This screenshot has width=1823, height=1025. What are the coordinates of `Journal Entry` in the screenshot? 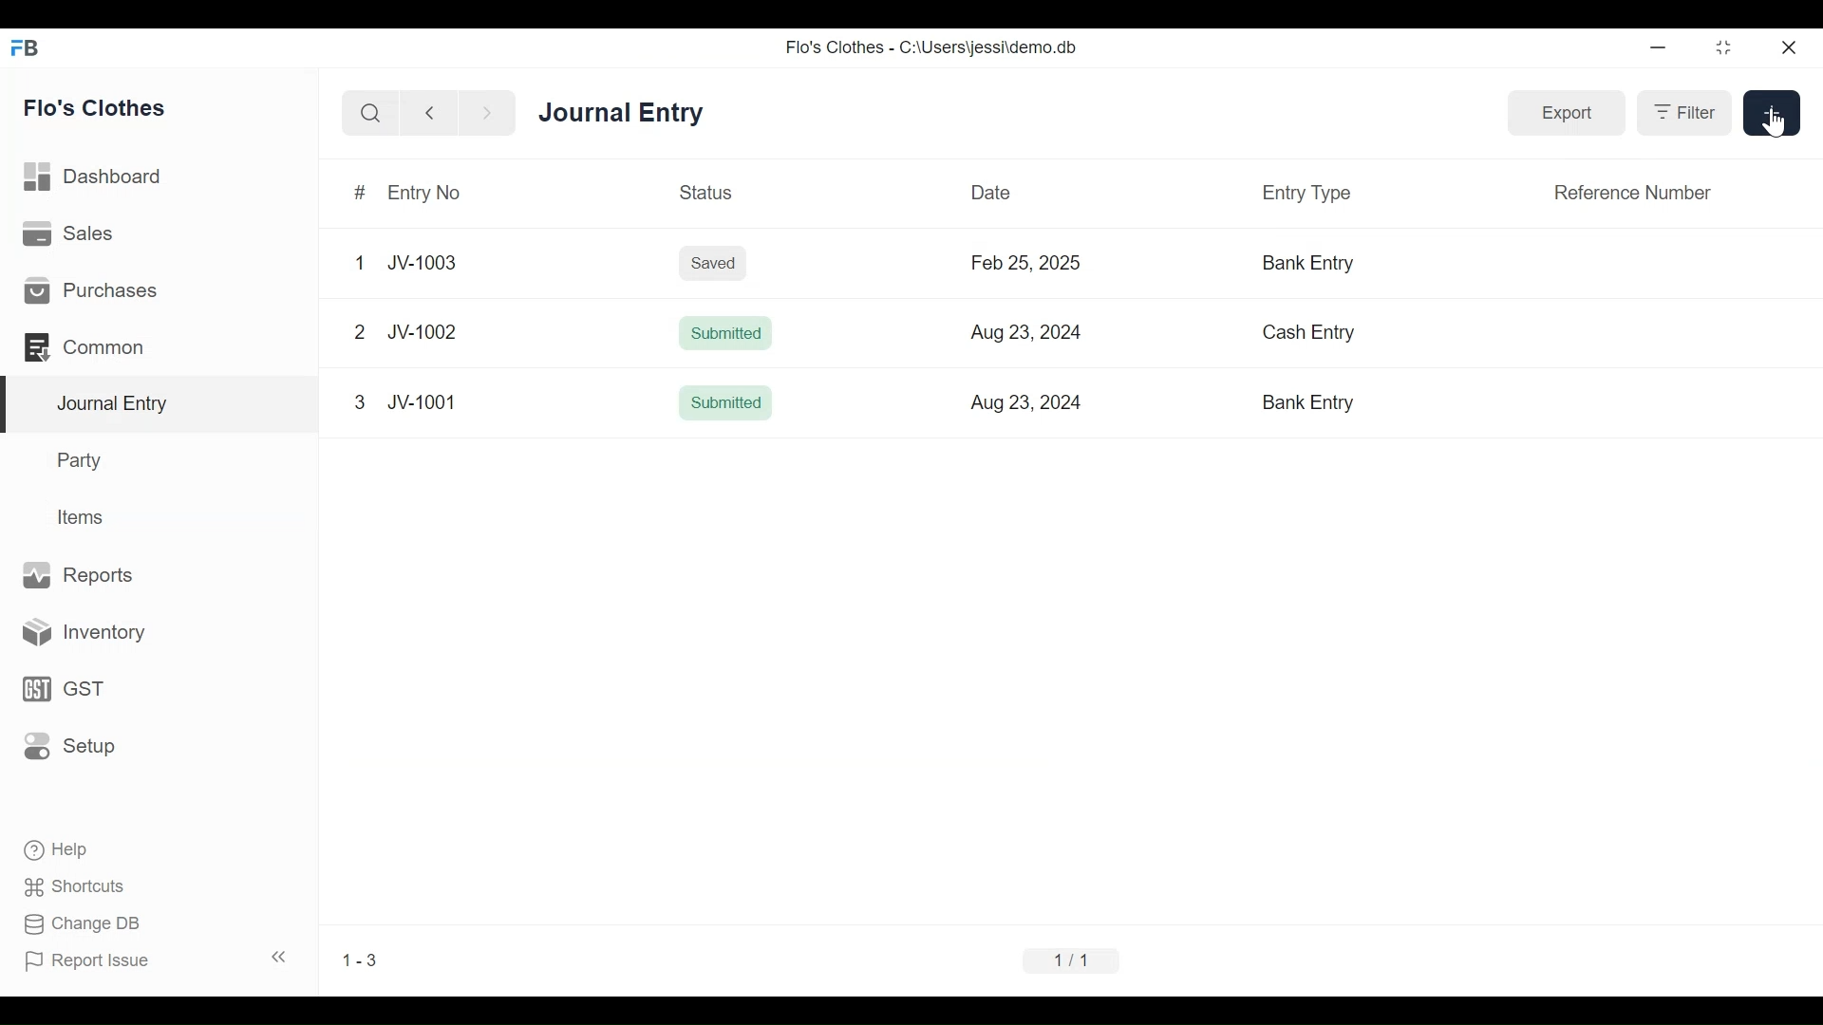 It's located at (629, 113).